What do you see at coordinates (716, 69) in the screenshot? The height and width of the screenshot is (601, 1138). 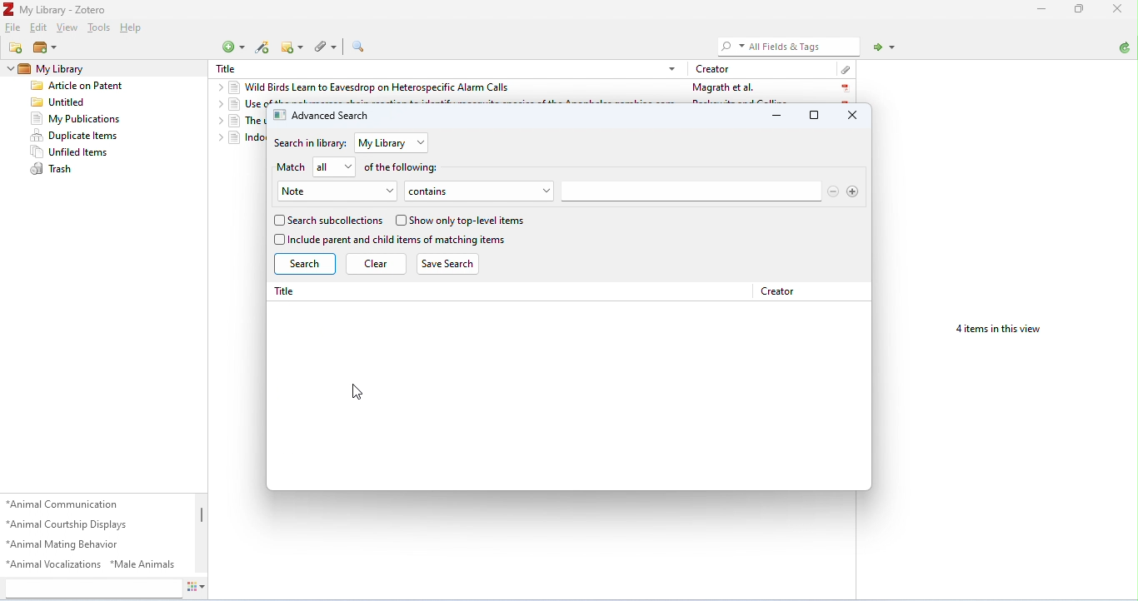 I see `creator` at bounding box center [716, 69].